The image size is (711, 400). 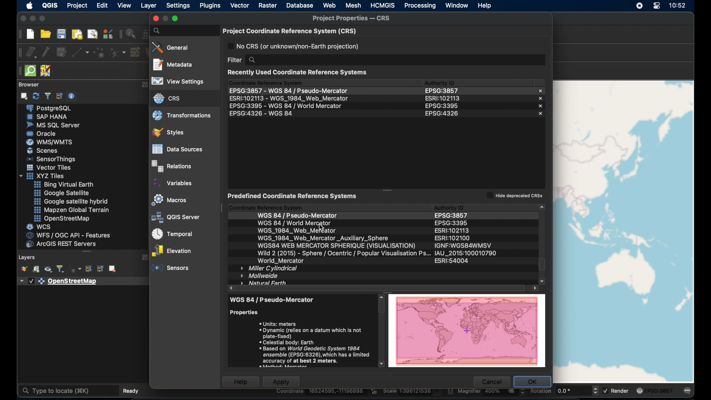 I want to click on filter search bar, so click(x=384, y=59).